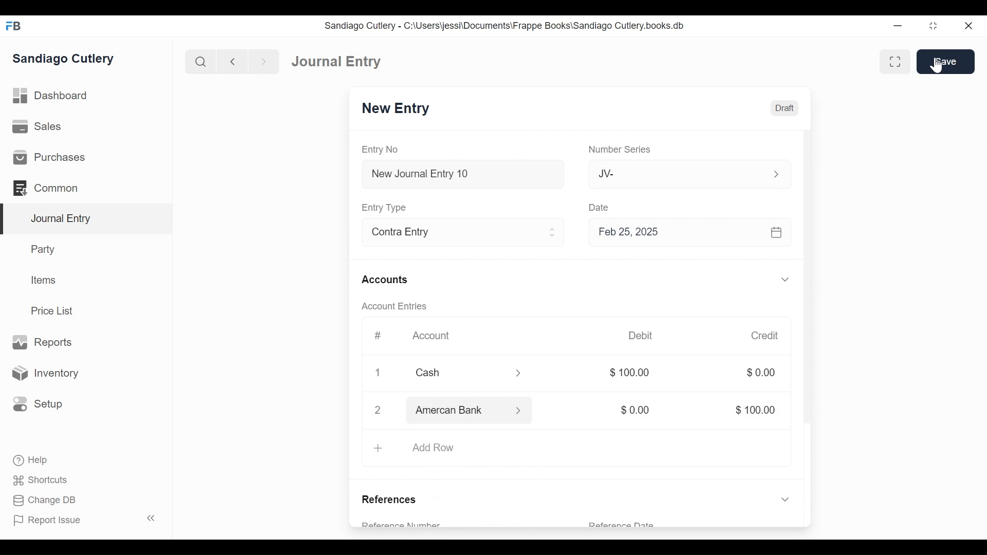 The width and height of the screenshot is (987, 555). What do you see at coordinates (463, 174) in the screenshot?
I see `New Journal Entry 10` at bounding box center [463, 174].